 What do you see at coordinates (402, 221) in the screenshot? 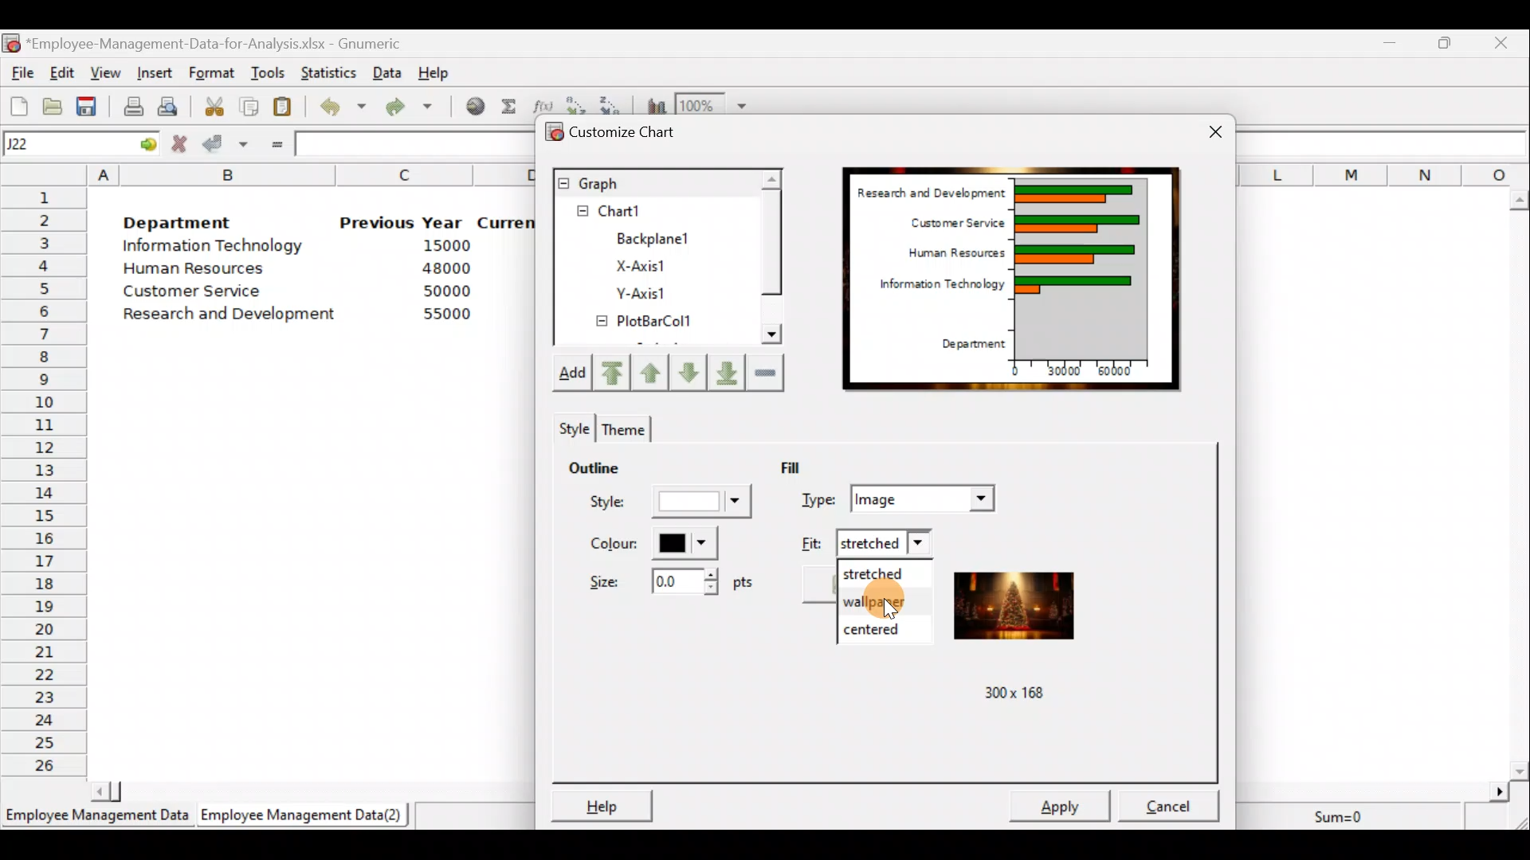
I see `Previous Year` at bounding box center [402, 221].